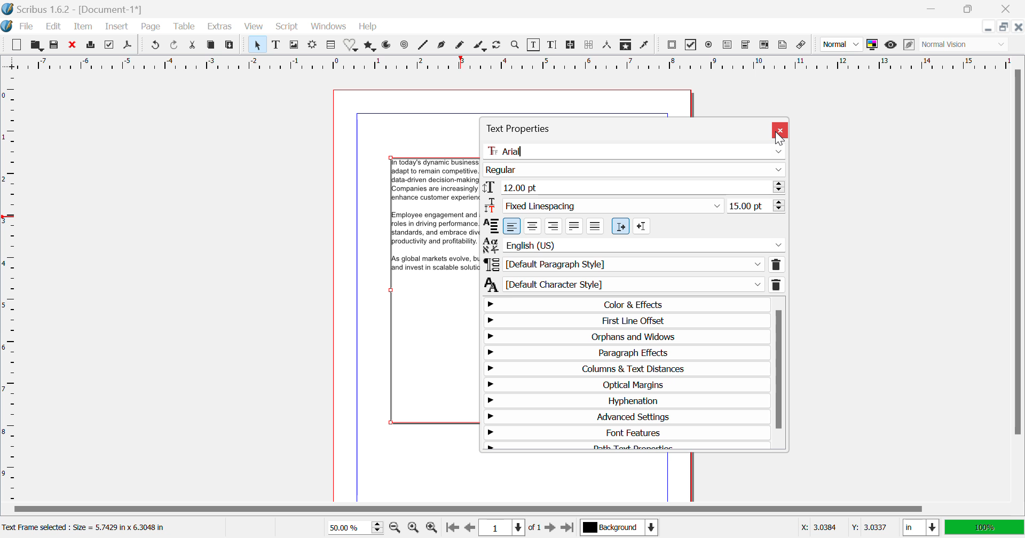 This screenshot has height=538, width=1025. I want to click on Image Frame, so click(295, 45).